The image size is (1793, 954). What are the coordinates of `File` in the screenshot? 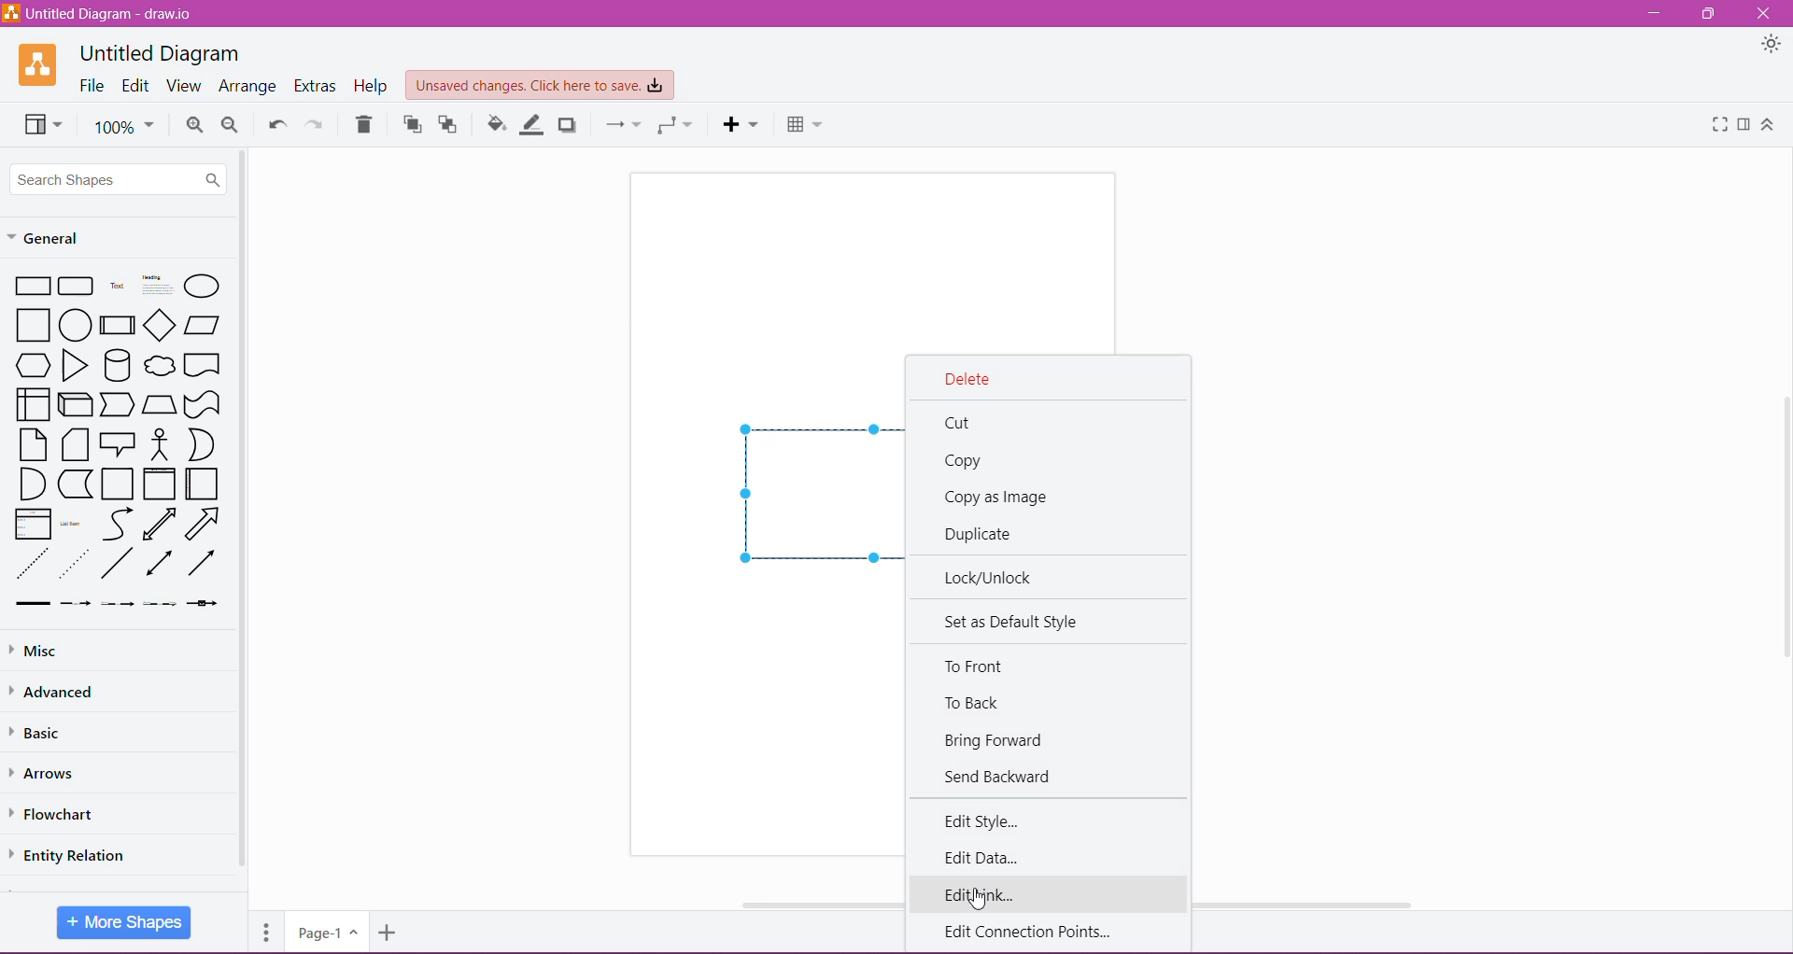 It's located at (91, 85).